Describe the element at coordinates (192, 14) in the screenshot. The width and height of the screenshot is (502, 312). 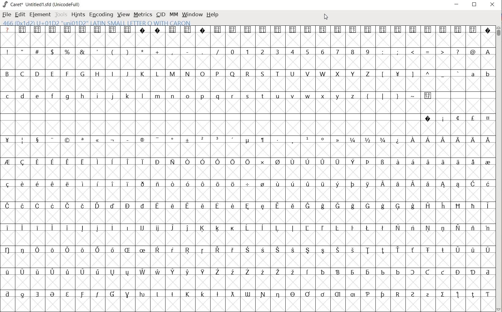
I see `WINDOW` at that location.